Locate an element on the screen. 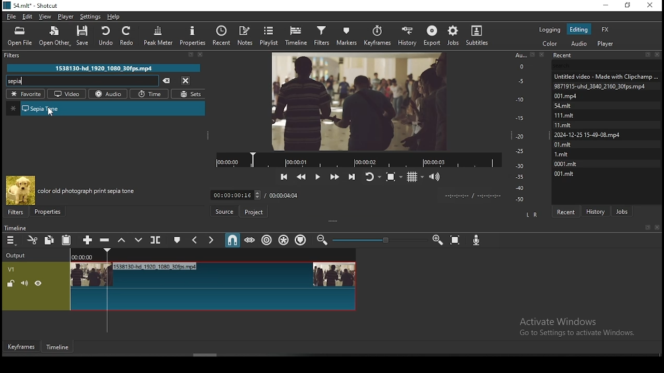 This screenshot has width=664, height=373. Output is located at coordinates (19, 254).